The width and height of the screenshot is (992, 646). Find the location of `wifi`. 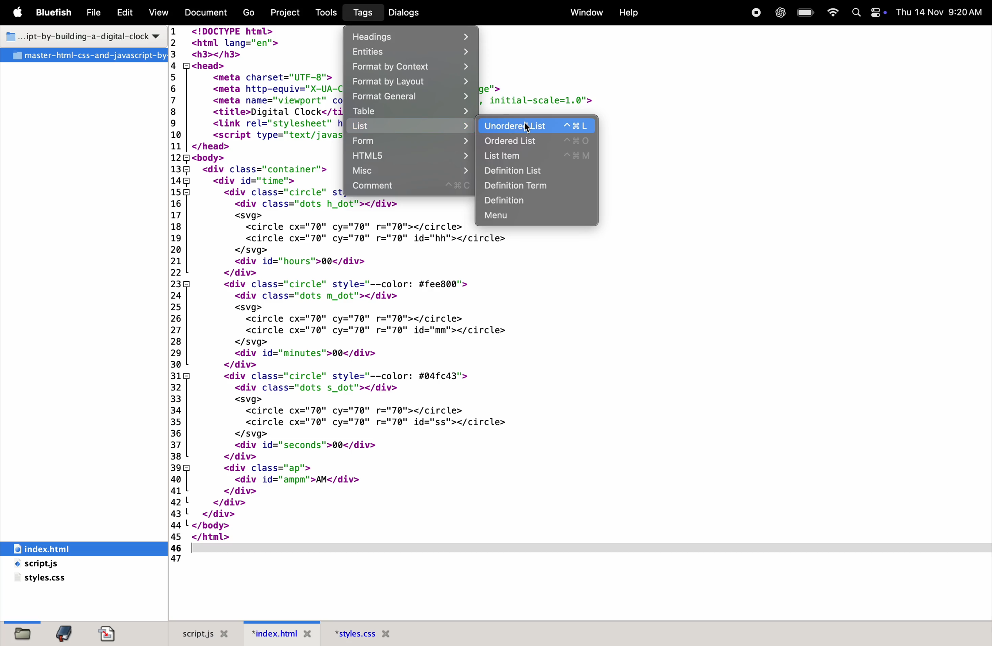

wifi is located at coordinates (832, 13).